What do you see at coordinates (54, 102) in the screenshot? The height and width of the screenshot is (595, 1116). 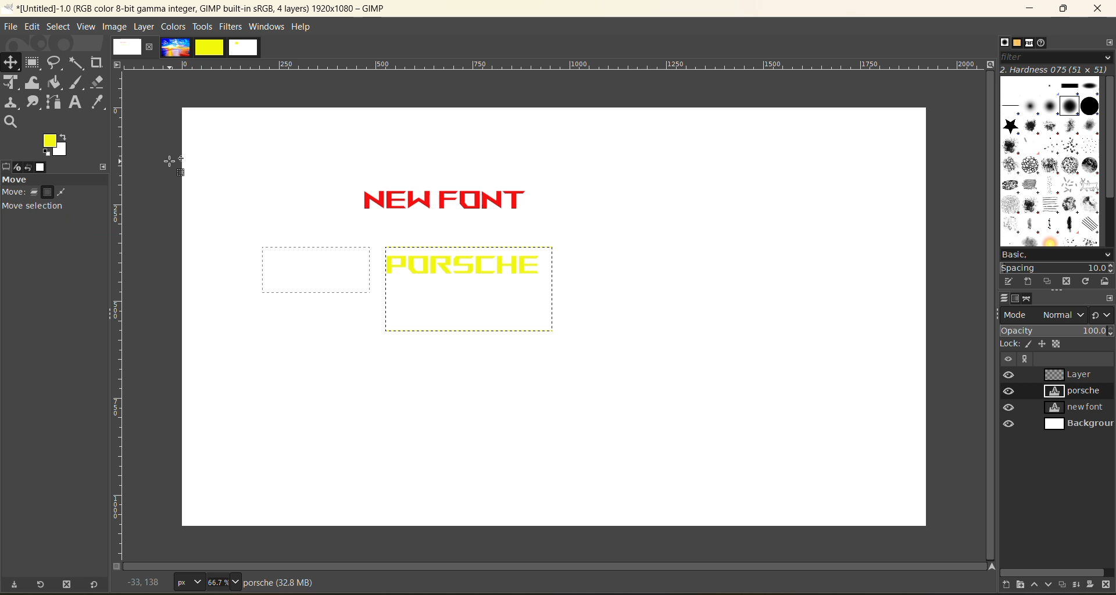 I see `path tool` at bounding box center [54, 102].